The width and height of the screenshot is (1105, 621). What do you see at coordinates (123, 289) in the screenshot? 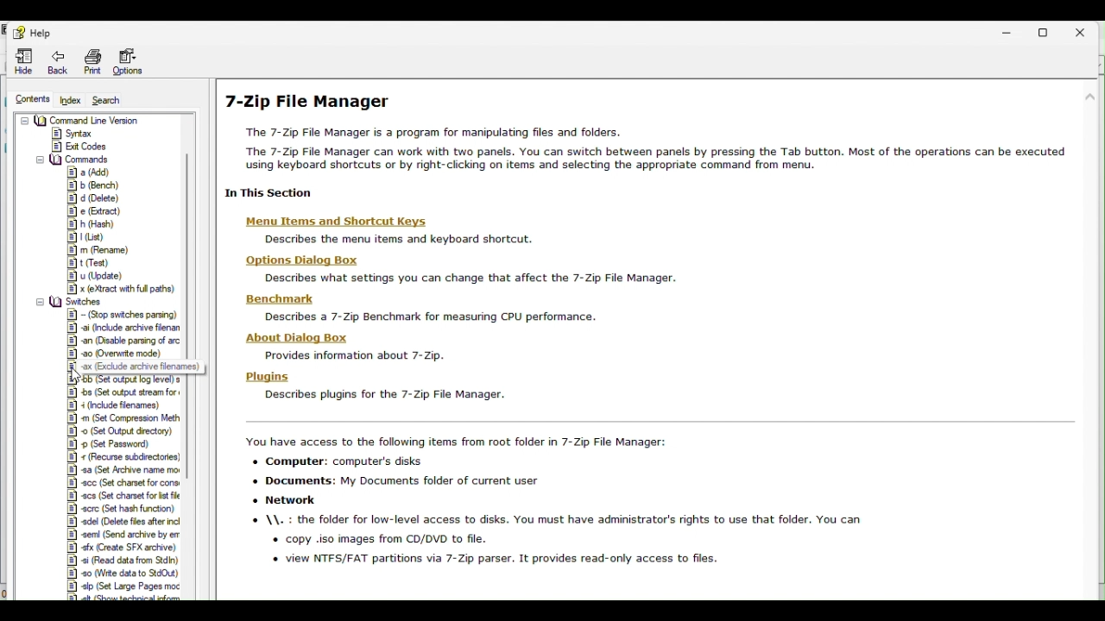
I see `#] x (extract with full paths)` at bounding box center [123, 289].